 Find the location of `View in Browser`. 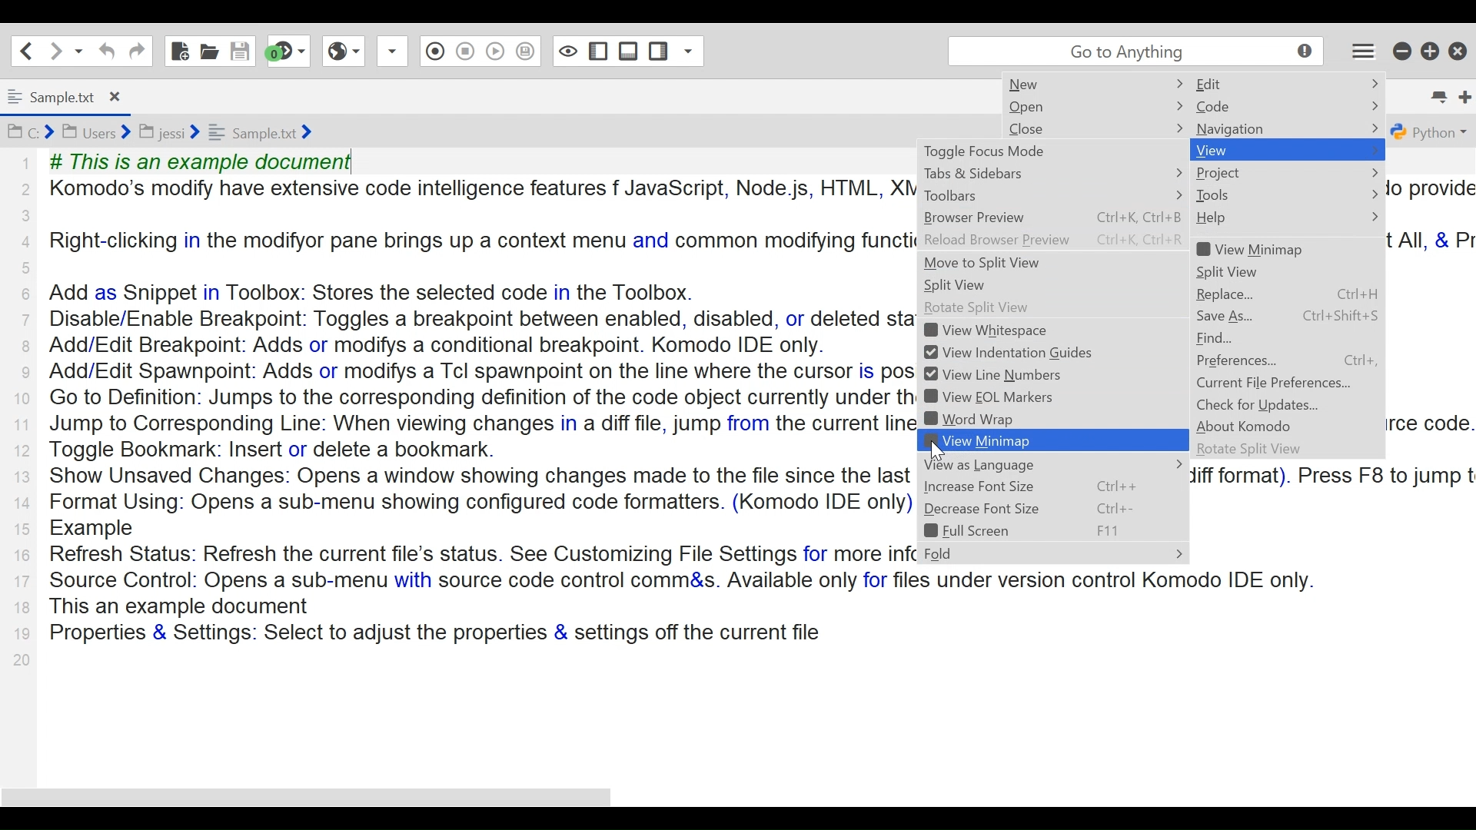

View in Browser is located at coordinates (344, 51).